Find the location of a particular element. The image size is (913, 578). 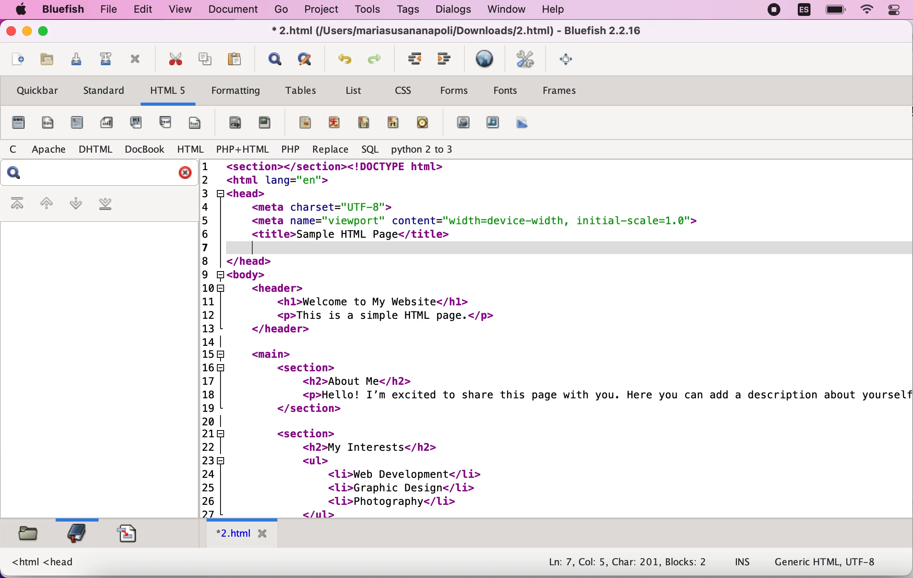

Generic HTML, UTF-8 is located at coordinates (828, 564).